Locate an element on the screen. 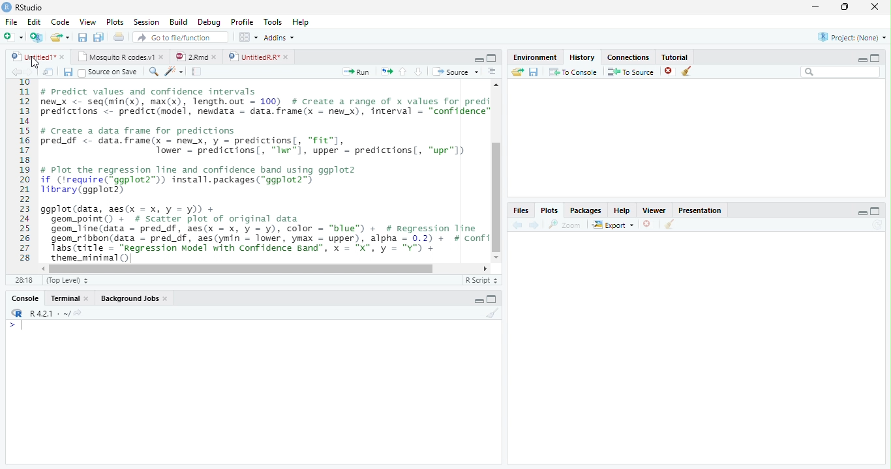 Image resolution: width=891 pixels, height=469 pixels. Build is located at coordinates (179, 22).